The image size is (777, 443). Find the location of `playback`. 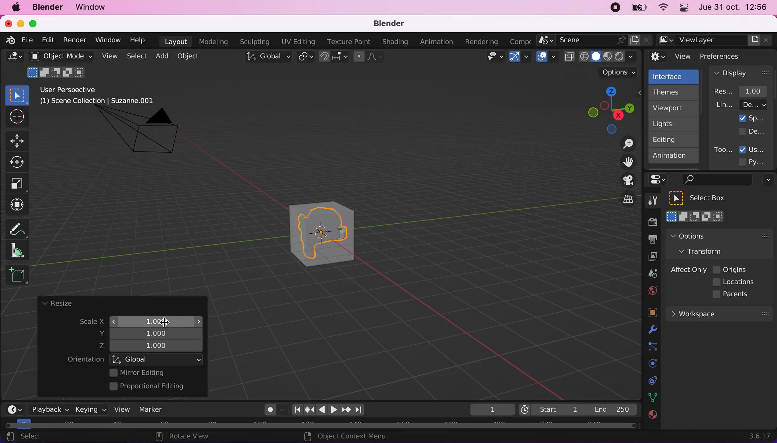

playback is located at coordinates (47, 409).